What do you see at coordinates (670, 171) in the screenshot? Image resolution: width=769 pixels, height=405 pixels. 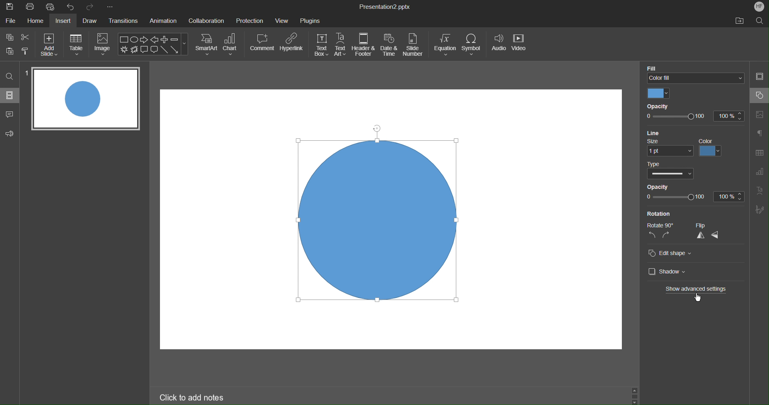 I see `Type` at bounding box center [670, 171].